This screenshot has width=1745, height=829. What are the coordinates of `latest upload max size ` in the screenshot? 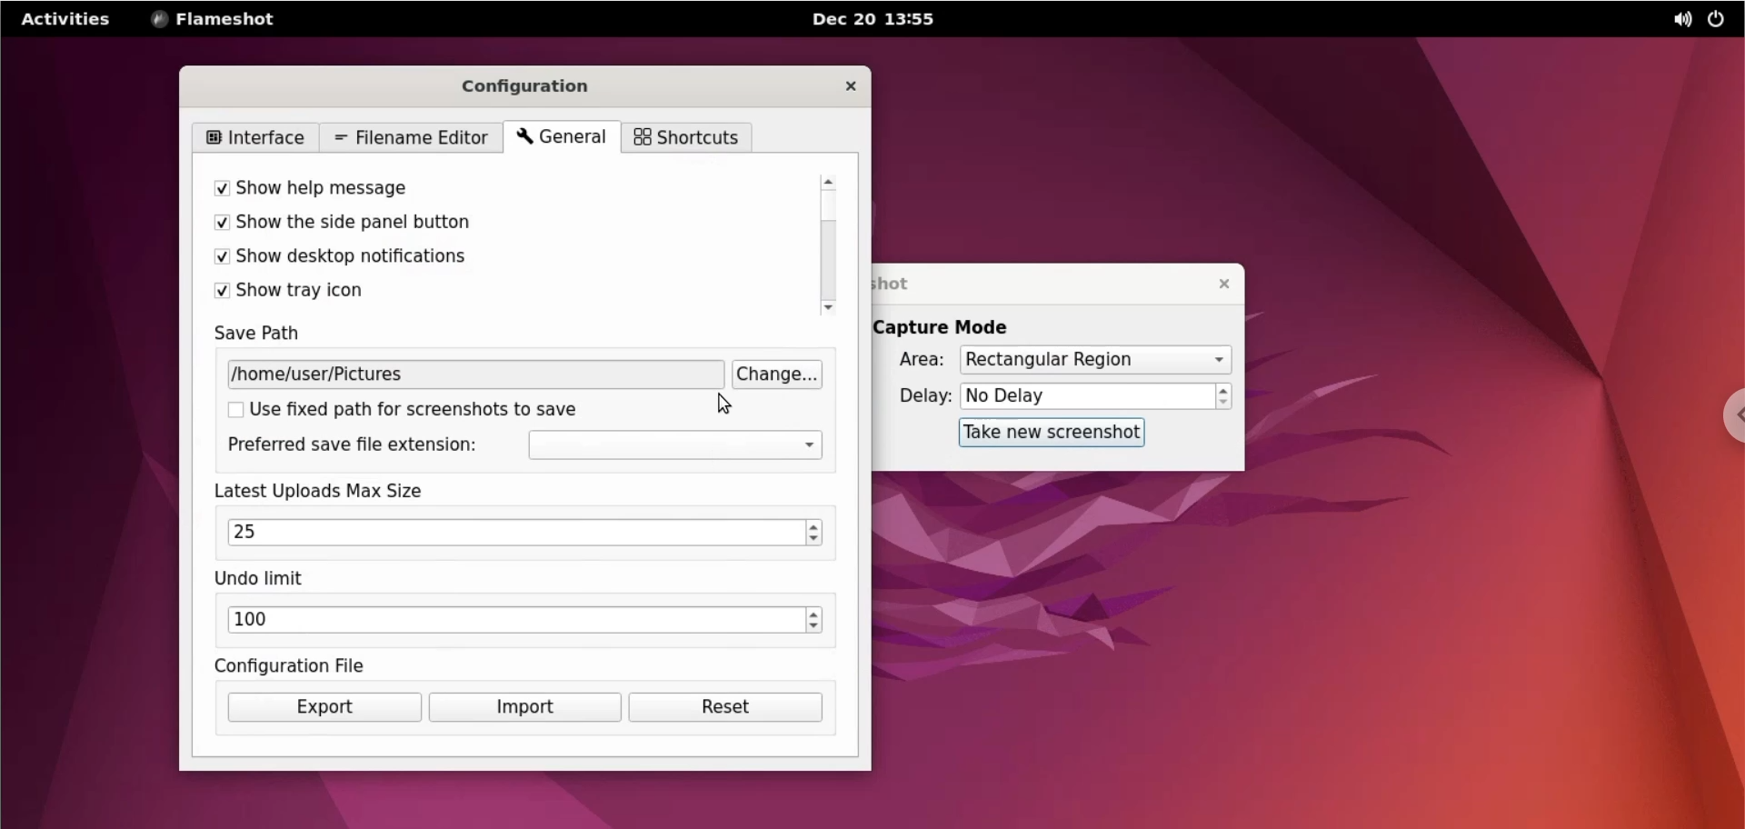 It's located at (347, 491).